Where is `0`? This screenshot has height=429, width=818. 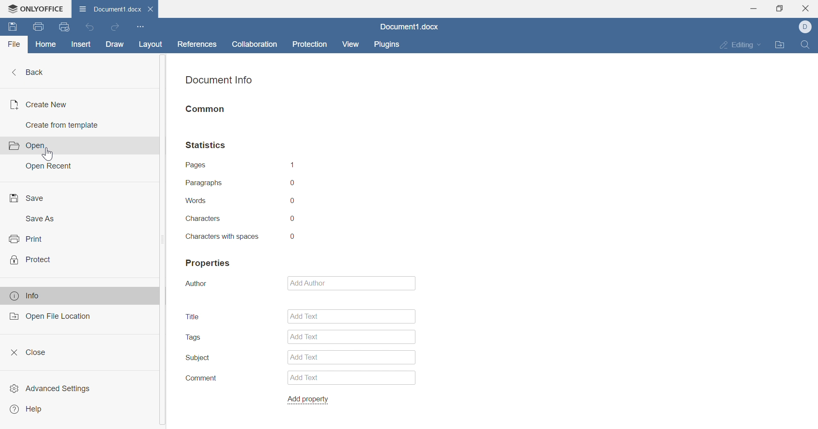 0 is located at coordinates (293, 219).